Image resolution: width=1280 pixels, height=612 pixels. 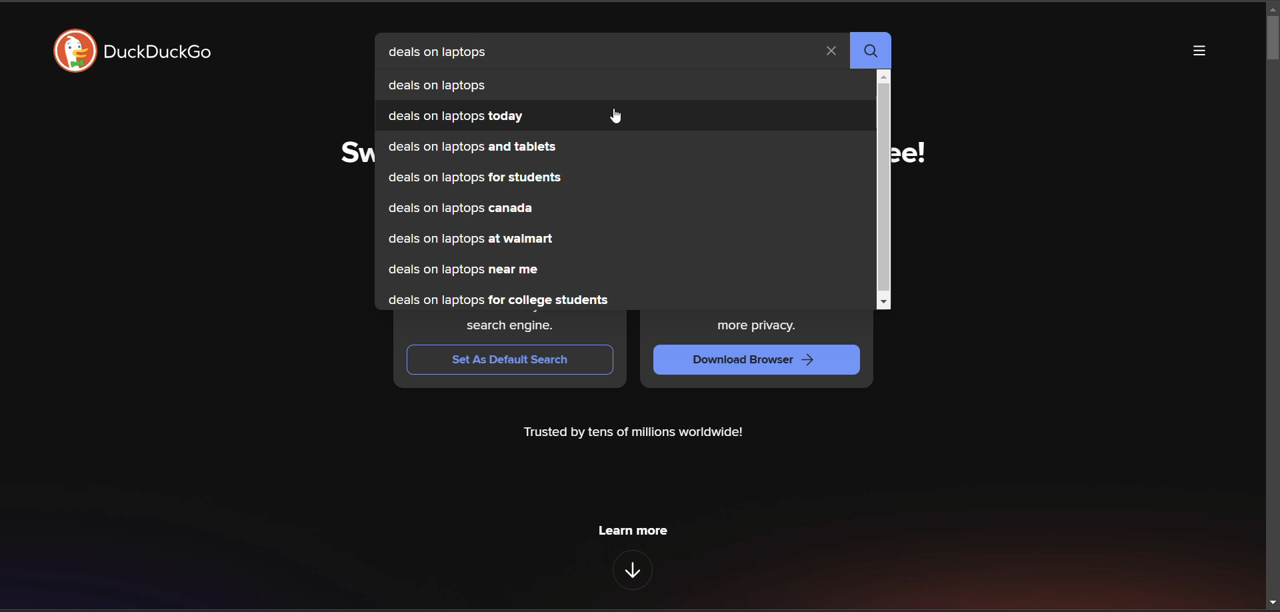 What do you see at coordinates (514, 360) in the screenshot?
I see `Set As Default Search` at bounding box center [514, 360].